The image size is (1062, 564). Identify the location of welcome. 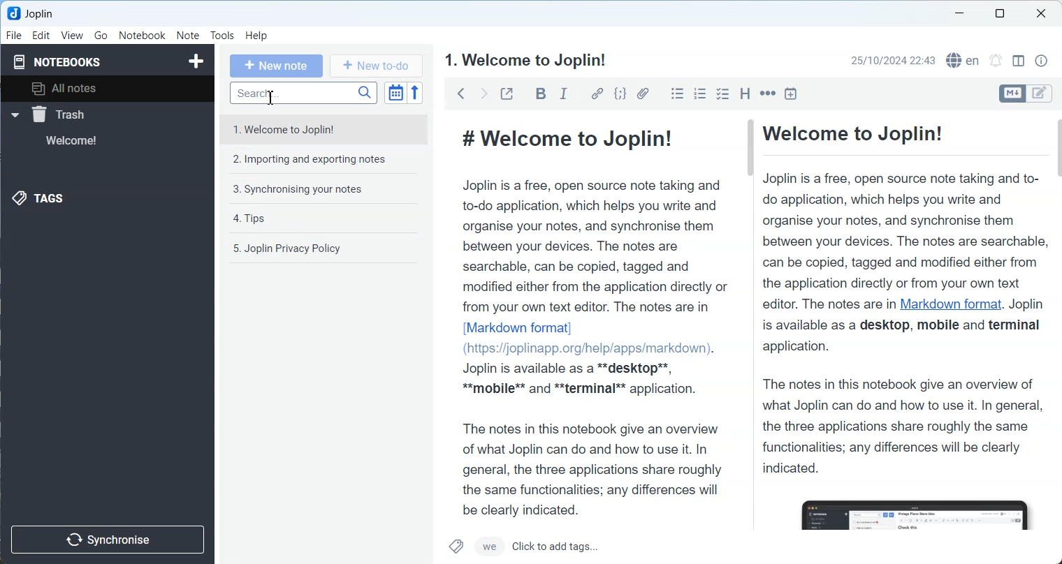
(89, 141).